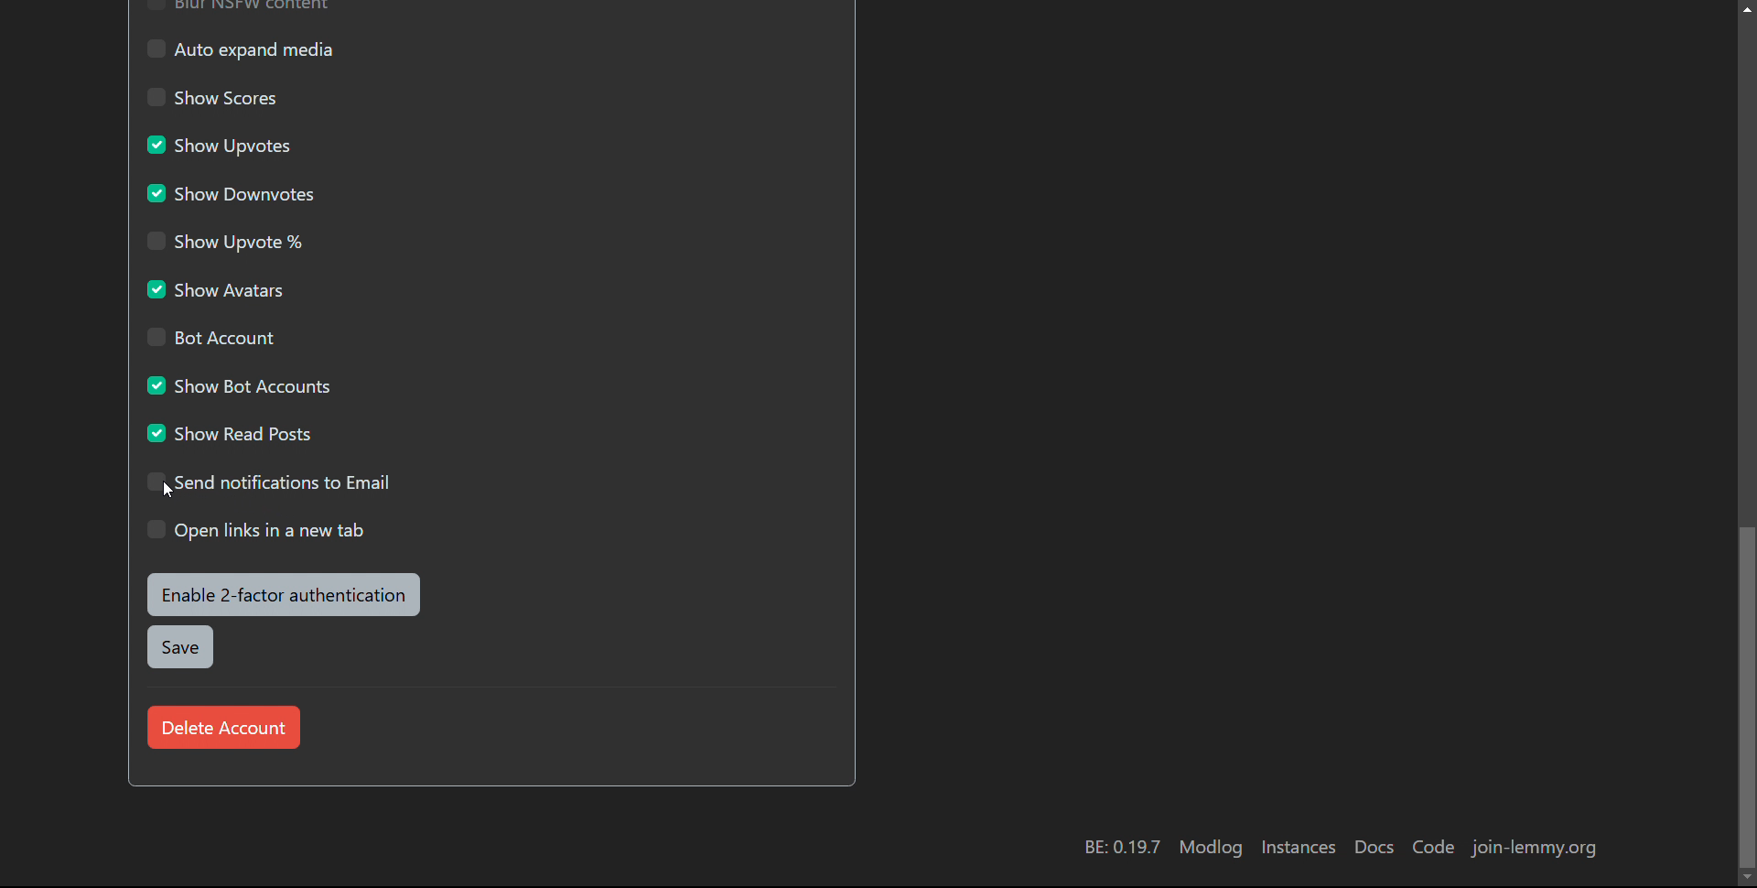 This screenshot has height=888, width=1757. Describe the element at coordinates (1536, 848) in the screenshot. I see `join-lemmy.org` at that location.